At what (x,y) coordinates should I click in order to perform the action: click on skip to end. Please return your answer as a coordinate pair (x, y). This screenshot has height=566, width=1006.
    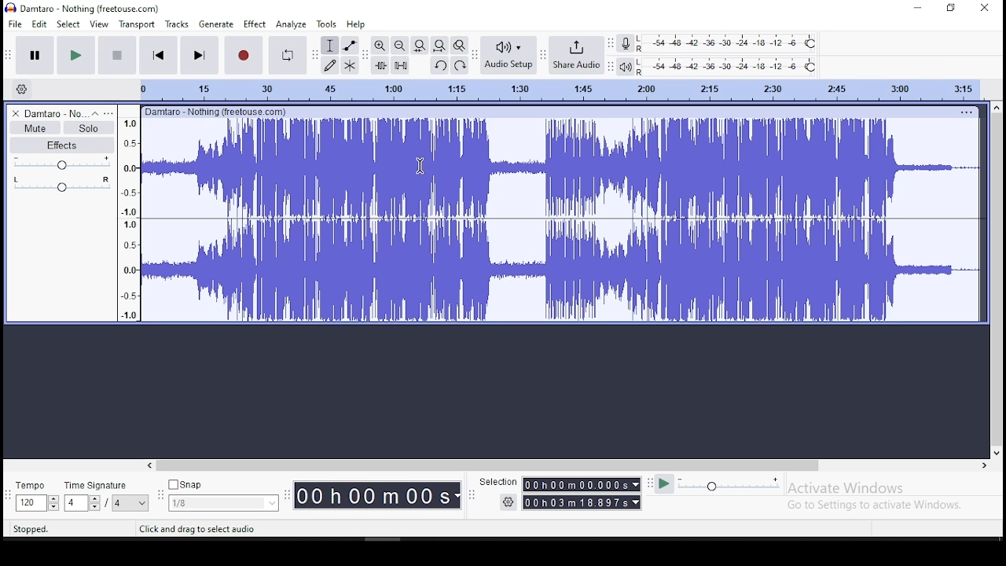
    Looking at the image, I should click on (199, 56).